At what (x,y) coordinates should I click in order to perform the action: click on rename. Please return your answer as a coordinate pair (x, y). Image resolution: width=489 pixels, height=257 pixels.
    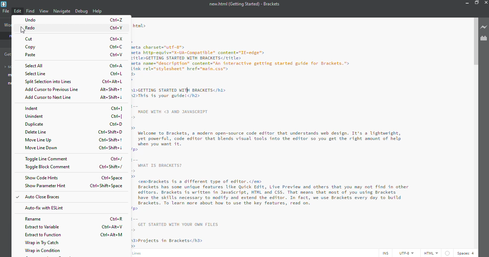
    Looking at the image, I should click on (33, 219).